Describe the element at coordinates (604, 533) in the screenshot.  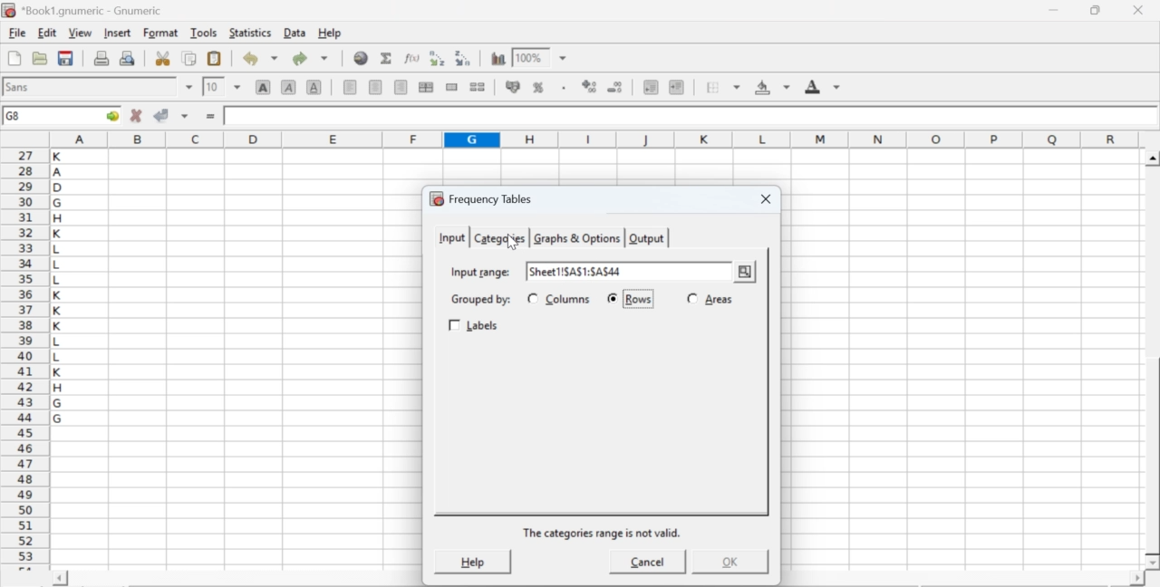
I see `the categories range is not valid.` at that location.